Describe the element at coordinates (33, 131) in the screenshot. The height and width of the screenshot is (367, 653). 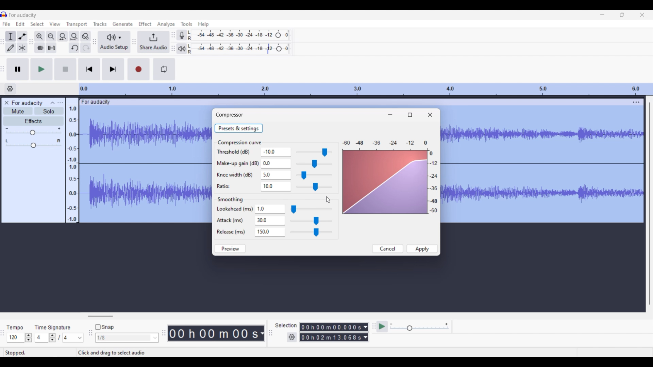
I see `Volume slide` at that location.